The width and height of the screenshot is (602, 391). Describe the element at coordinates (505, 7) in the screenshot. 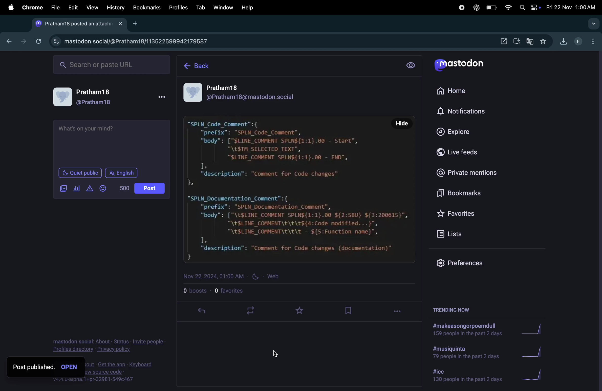

I see `wifi` at that location.